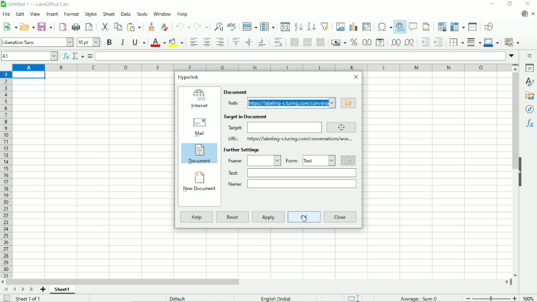  I want to click on Borders, so click(456, 43).